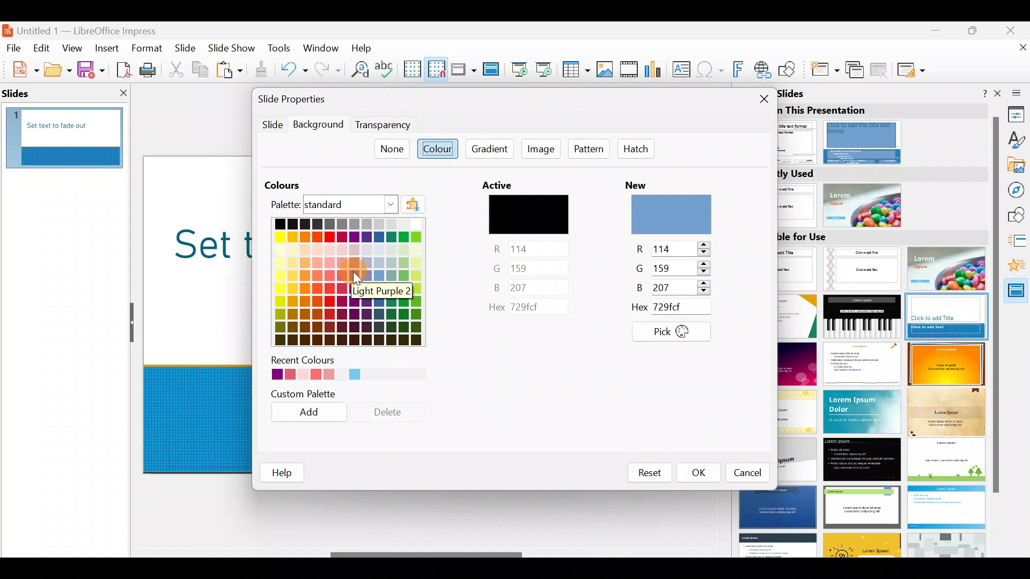 The width and height of the screenshot is (1030, 579). What do you see at coordinates (740, 71) in the screenshot?
I see `Insert fontwork text` at bounding box center [740, 71].